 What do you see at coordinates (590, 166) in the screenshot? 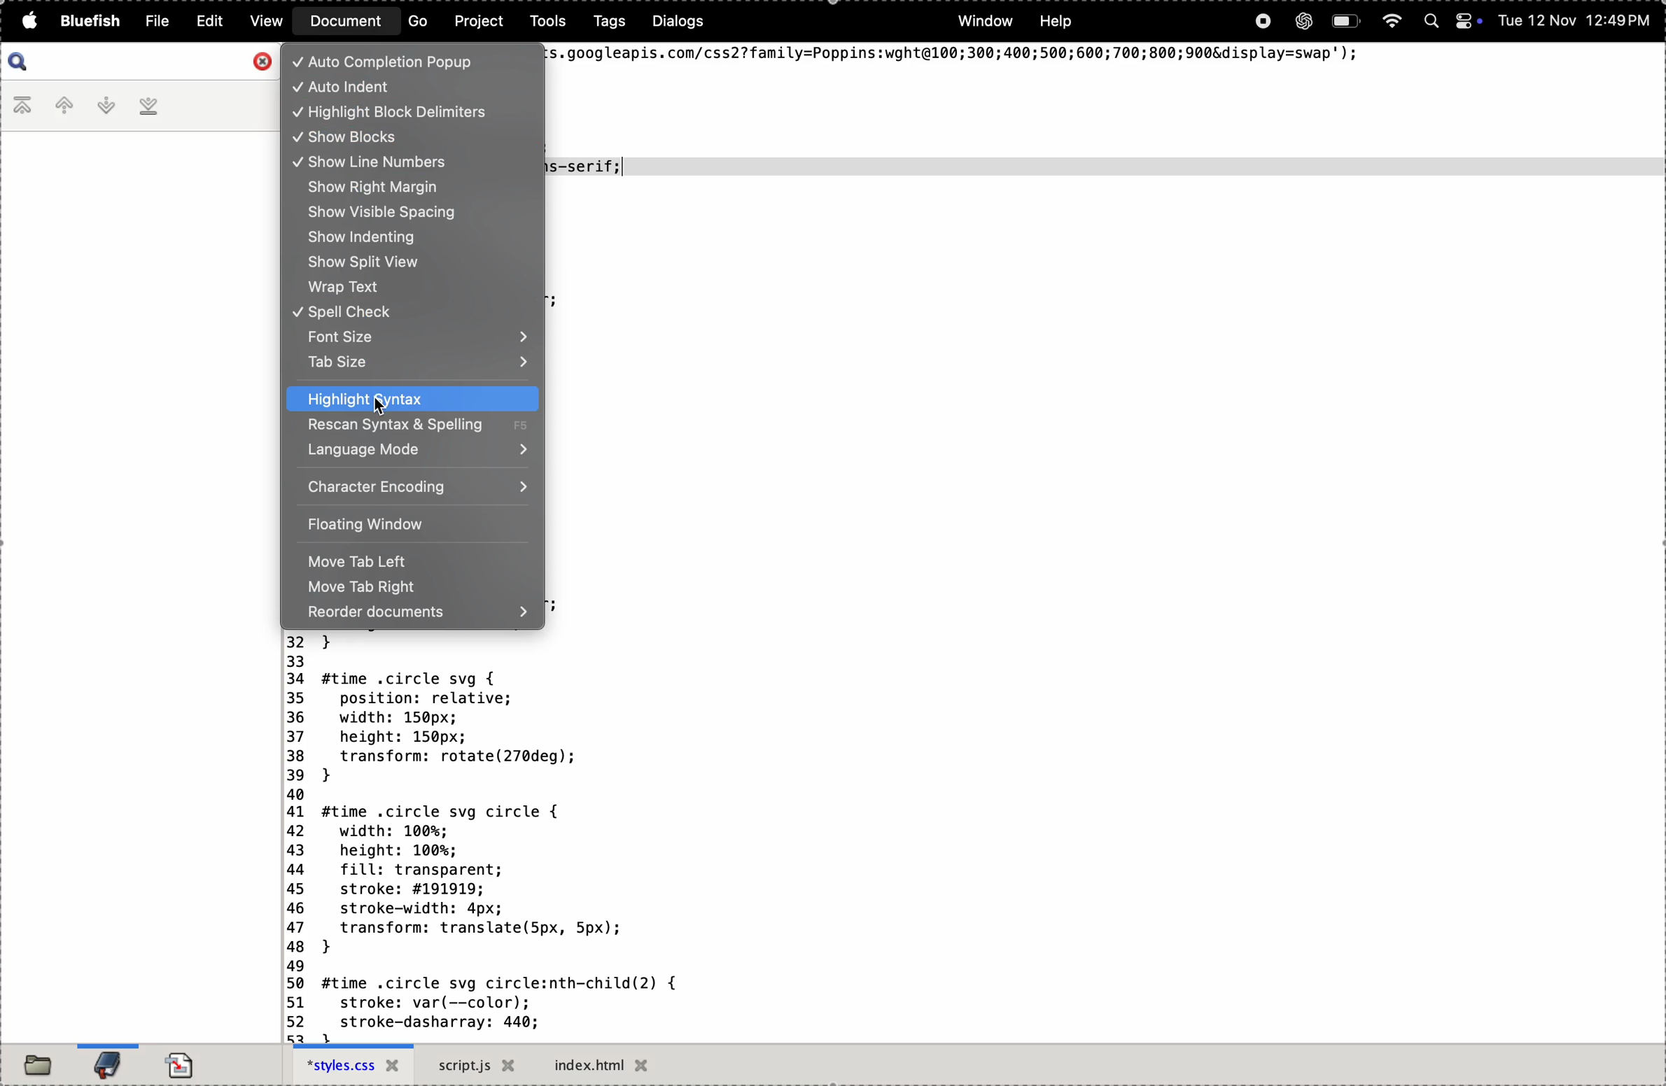
I see `s—serif;|` at bounding box center [590, 166].